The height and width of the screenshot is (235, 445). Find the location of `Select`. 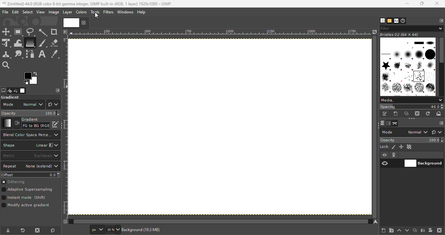

Select is located at coordinates (27, 12).